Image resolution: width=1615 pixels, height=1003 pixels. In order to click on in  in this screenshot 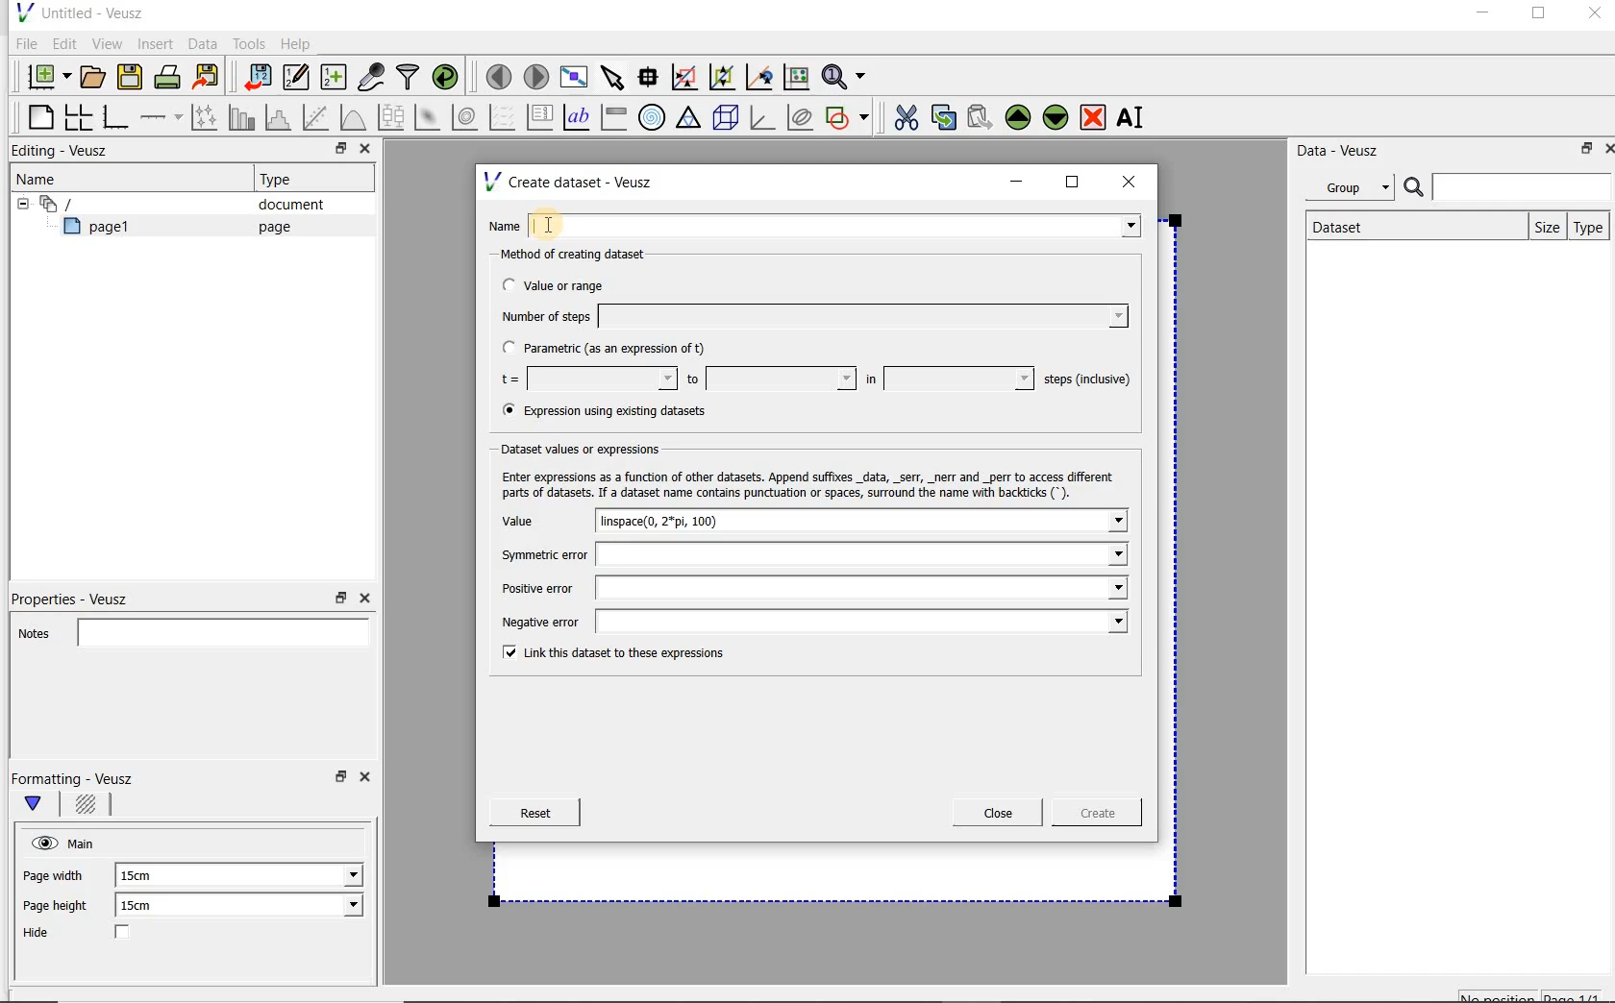, I will do `click(947, 379)`.